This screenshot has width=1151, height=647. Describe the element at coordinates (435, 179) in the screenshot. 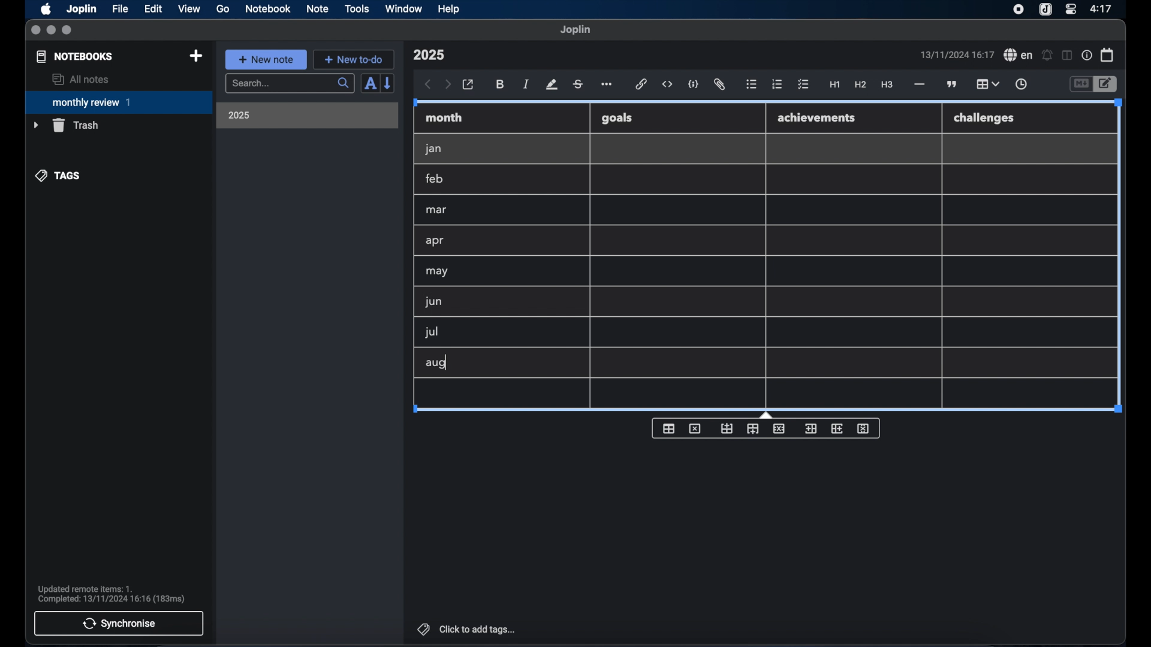

I see `feb` at that location.